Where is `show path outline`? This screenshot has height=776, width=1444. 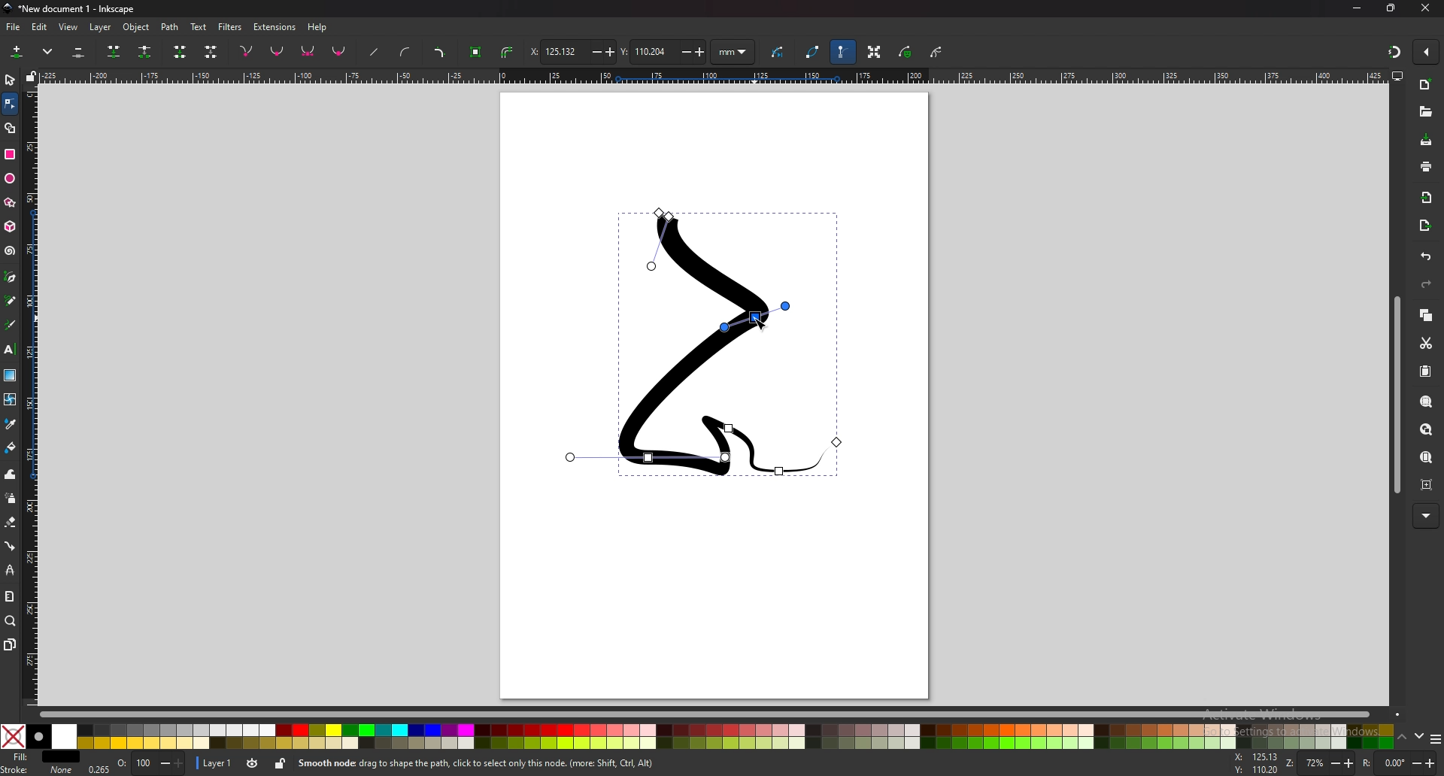
show path outline is located at coordinates (813, 52).